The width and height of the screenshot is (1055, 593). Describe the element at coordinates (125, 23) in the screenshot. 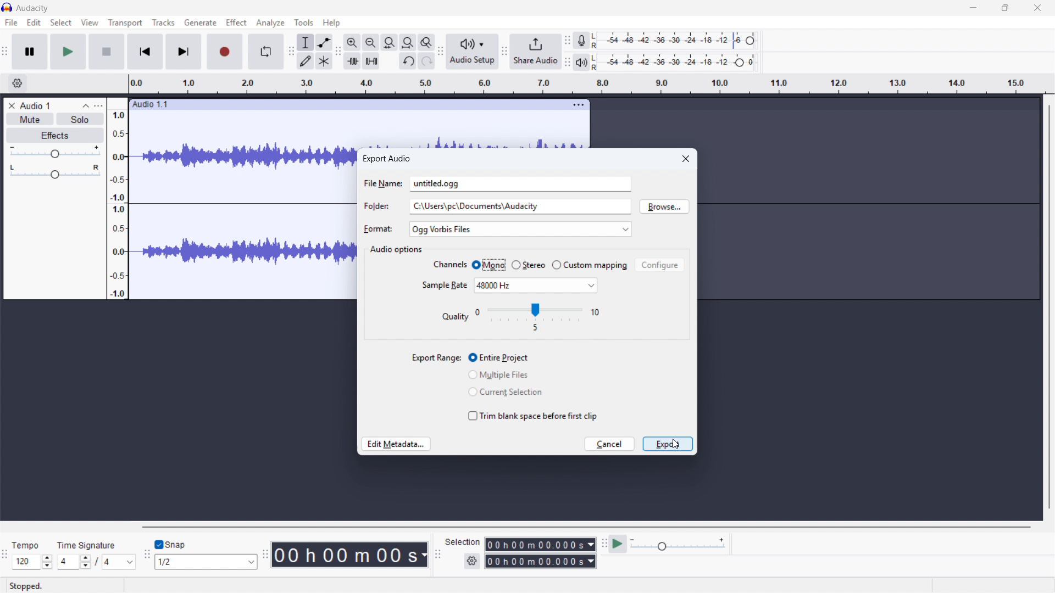

I see `Transport ` at that location.